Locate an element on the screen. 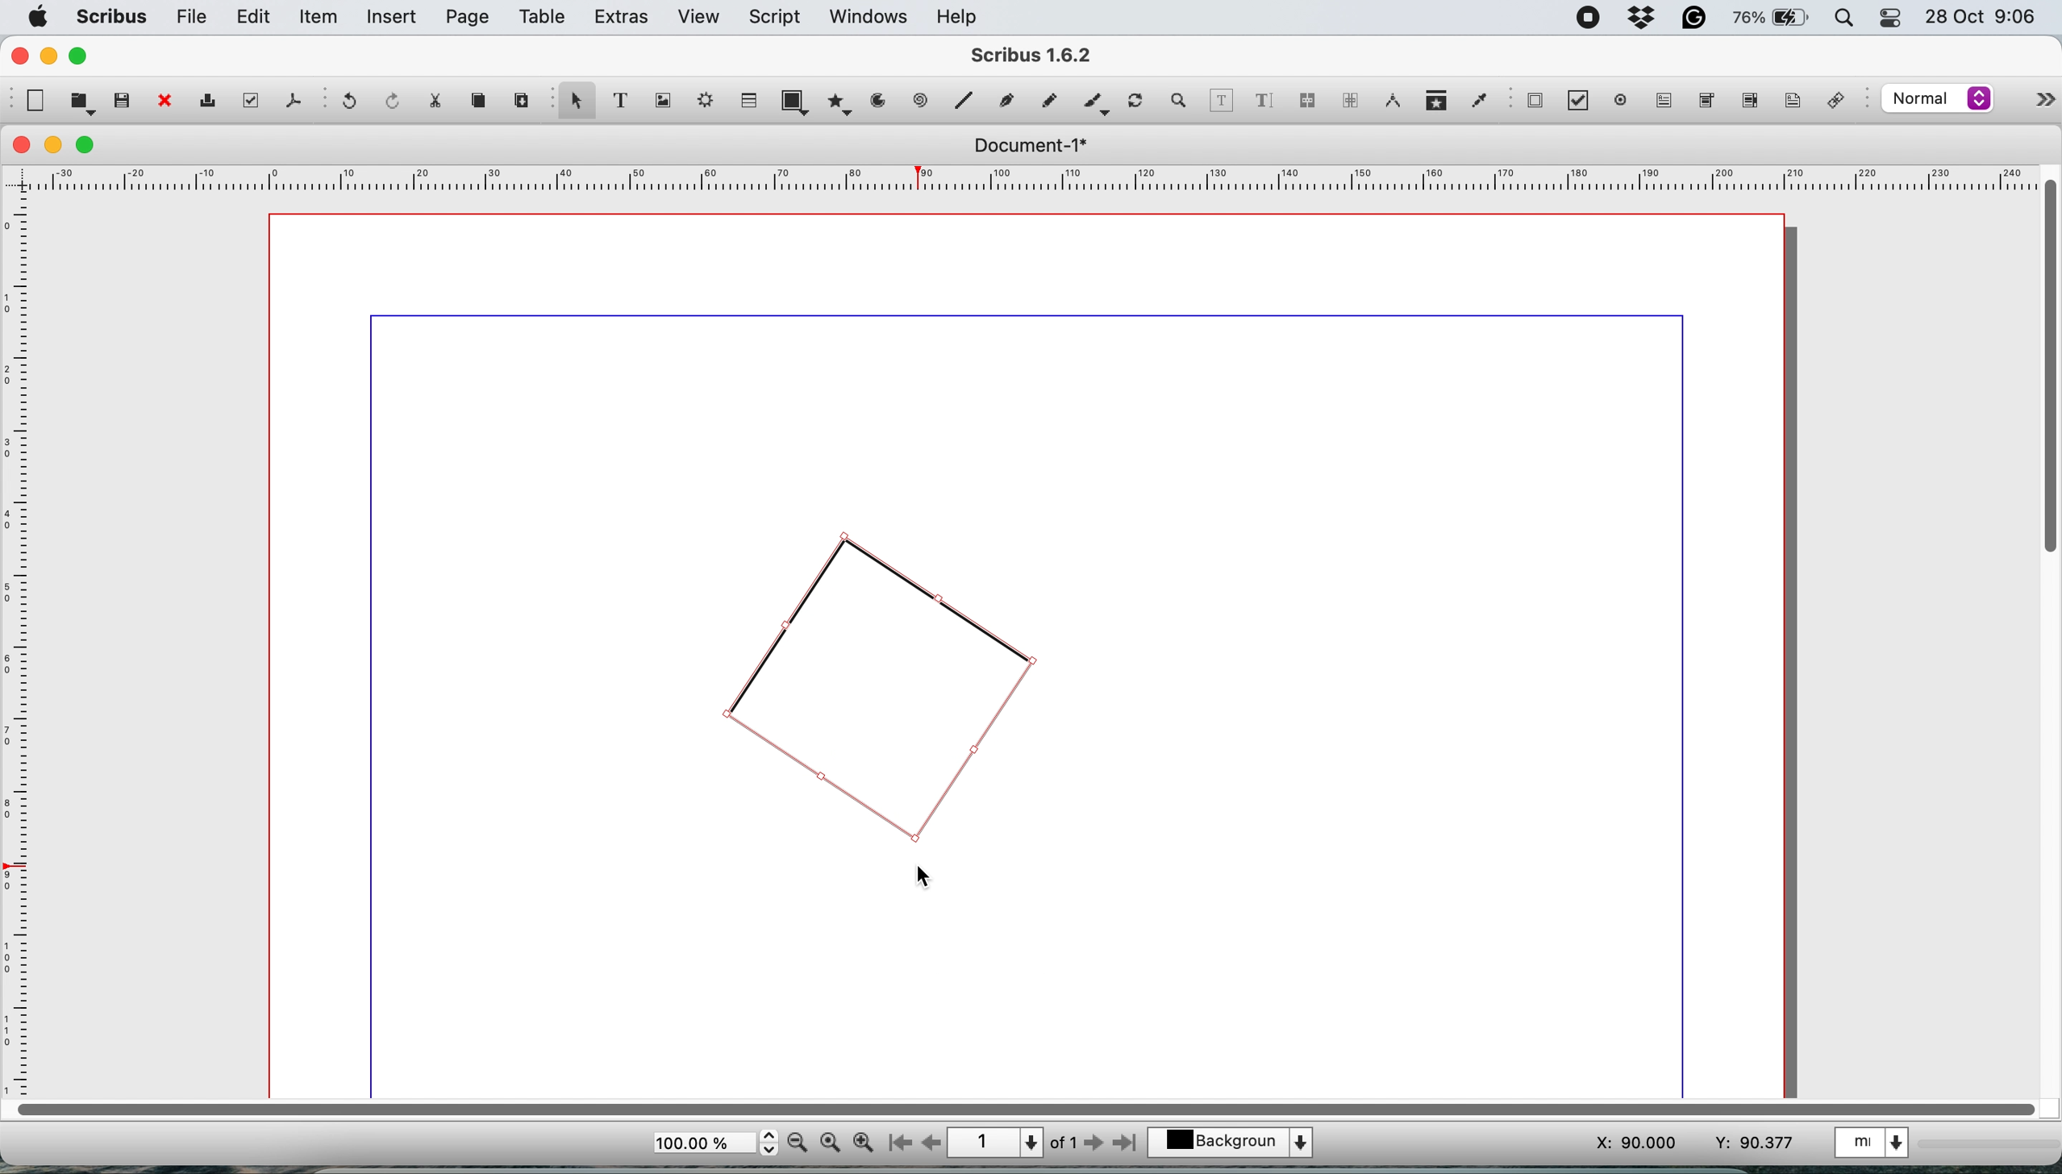 The image size is (2062, 1174). pdf push button is located at coordinates (1535, 102).